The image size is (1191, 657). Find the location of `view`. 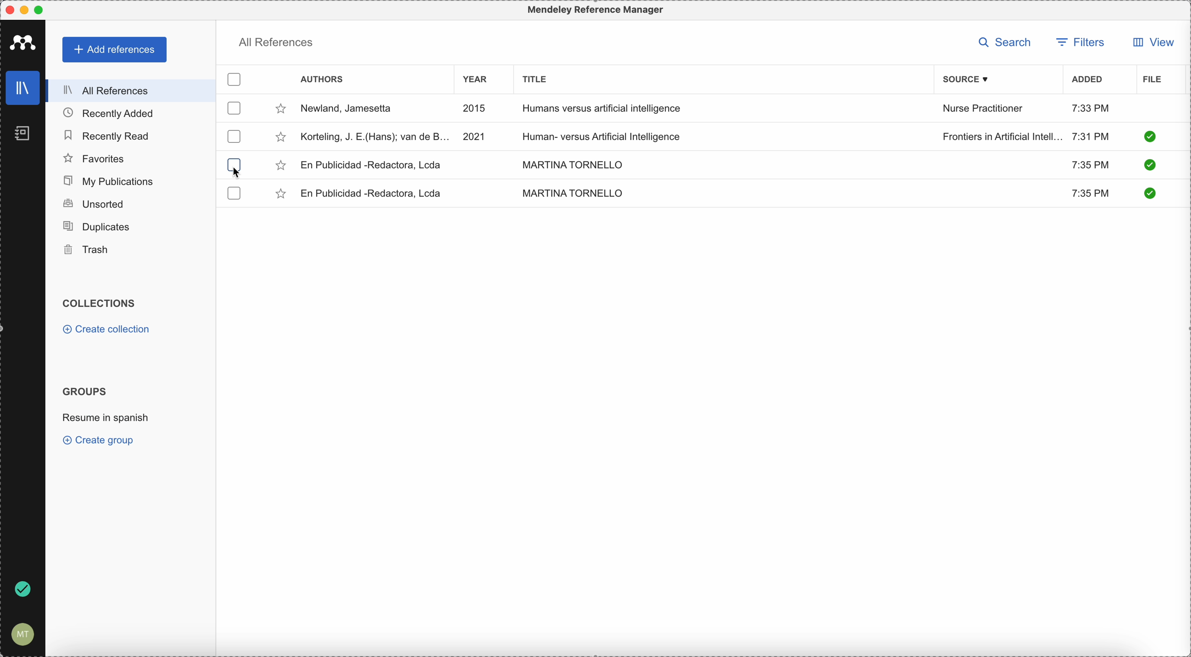

view is located at coordinates (1151, 42).